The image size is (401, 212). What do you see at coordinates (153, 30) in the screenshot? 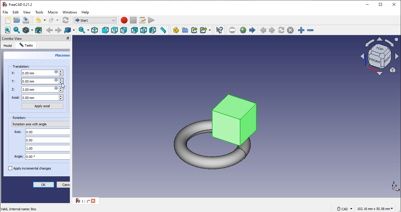
I see `left` at bounding box center [153, 30].